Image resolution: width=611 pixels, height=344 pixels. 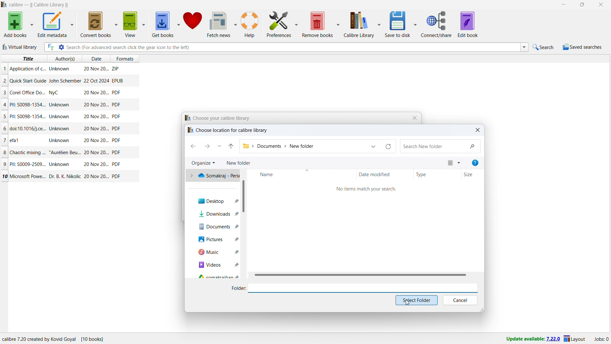 I want to click on Downloads, so click(x=217, y=214).